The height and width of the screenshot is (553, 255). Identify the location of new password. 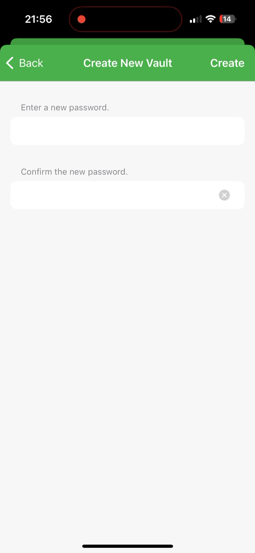
(114, 199).